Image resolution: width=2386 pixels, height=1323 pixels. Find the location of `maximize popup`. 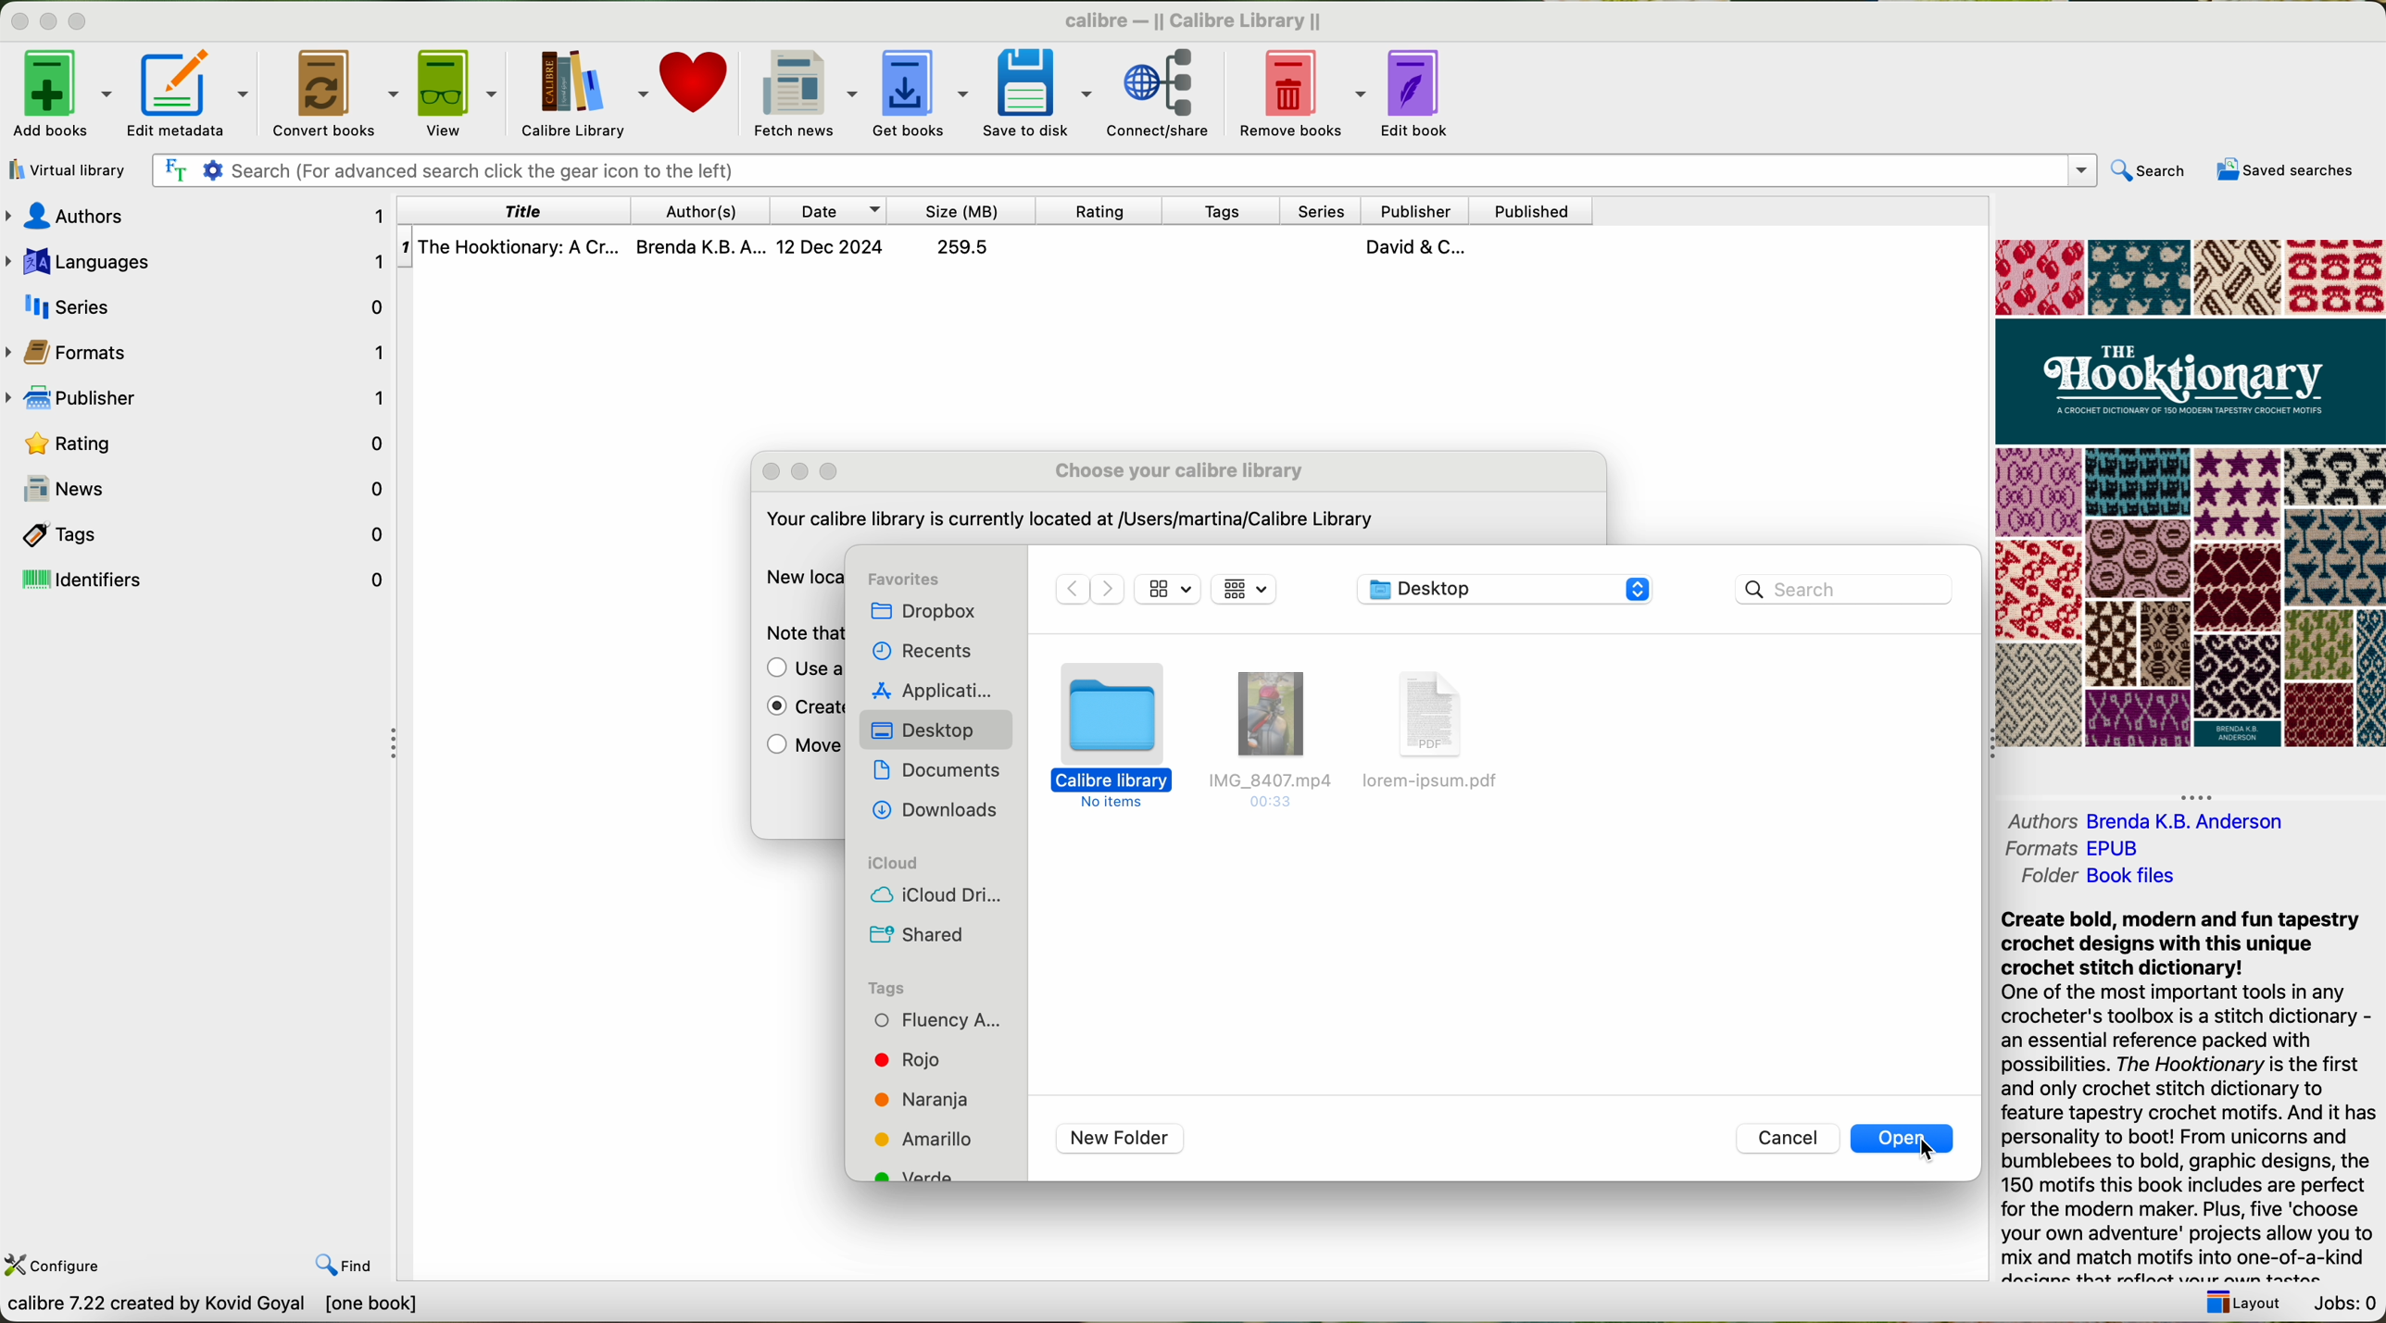

maximize popup is located at coordinates (804, 470).